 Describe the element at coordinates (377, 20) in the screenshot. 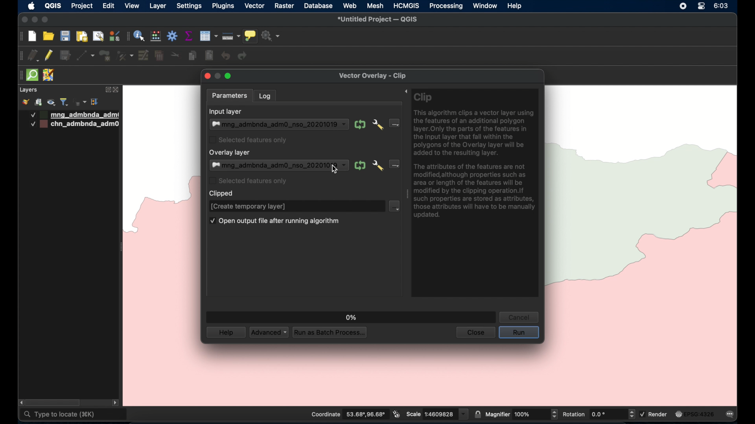

I see `untitled project - QGIS` at that location.